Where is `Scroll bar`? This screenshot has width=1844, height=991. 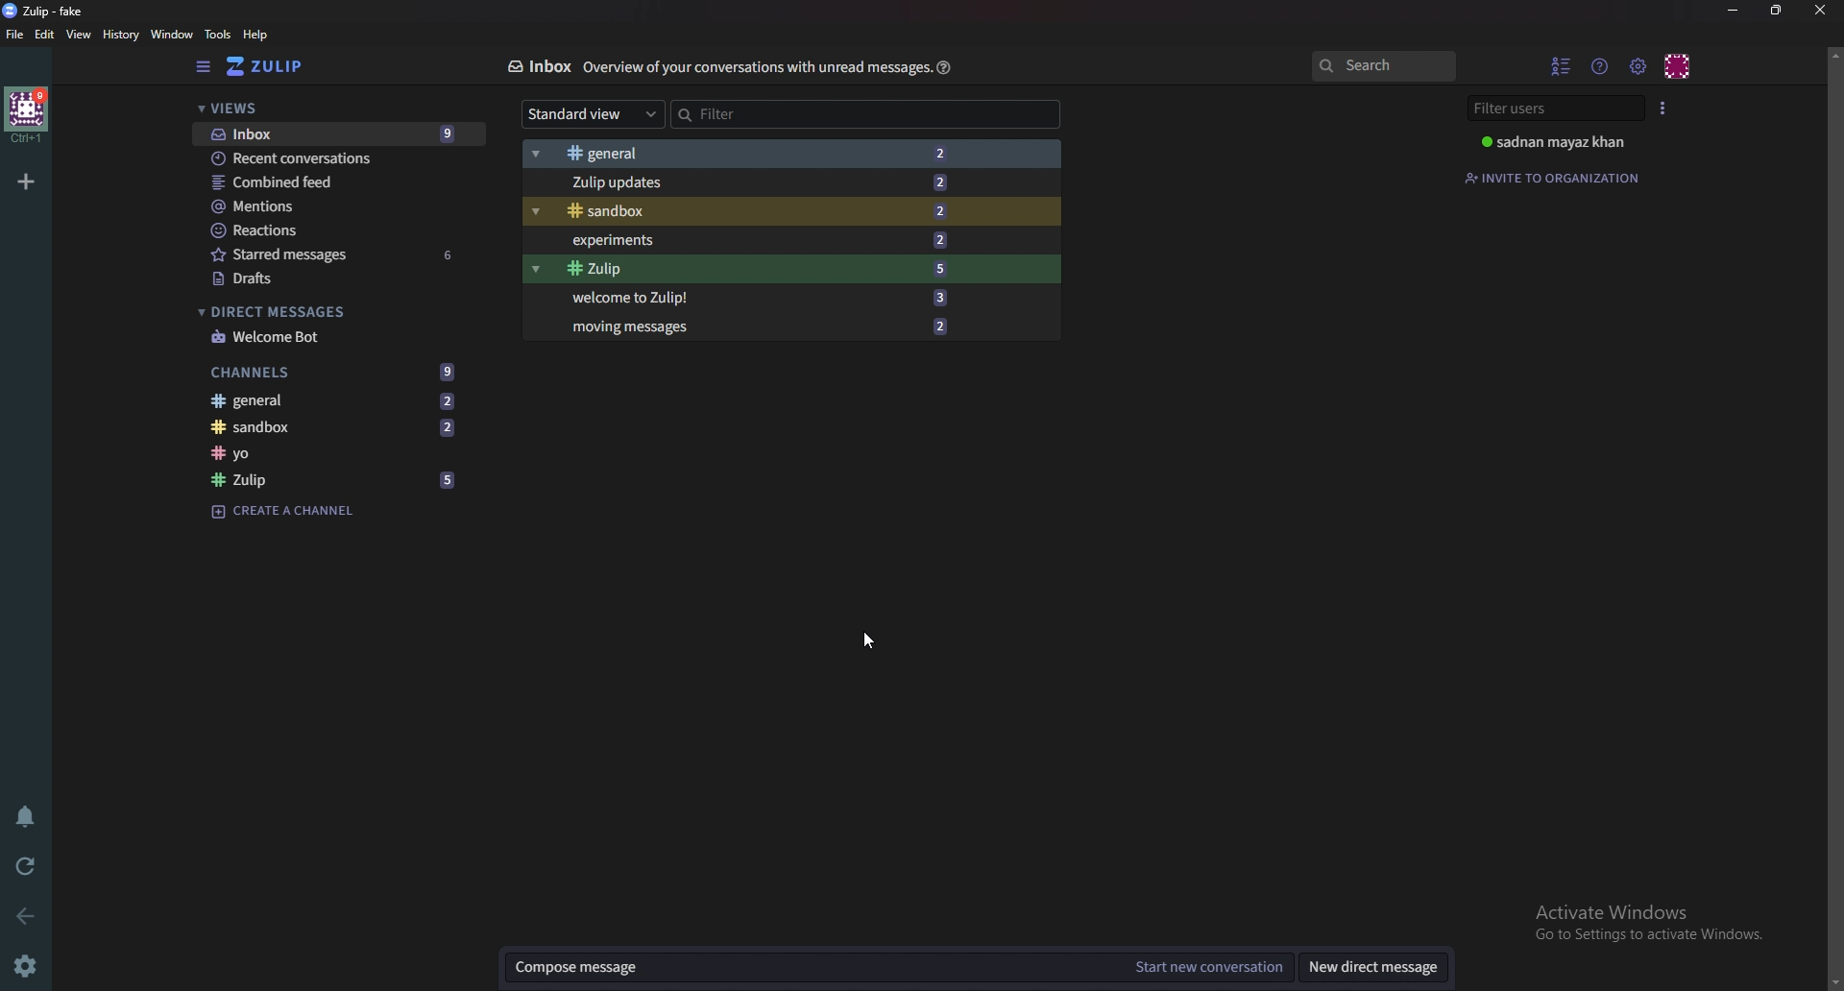
Scroll bar is located at coordinates (1834, 516).